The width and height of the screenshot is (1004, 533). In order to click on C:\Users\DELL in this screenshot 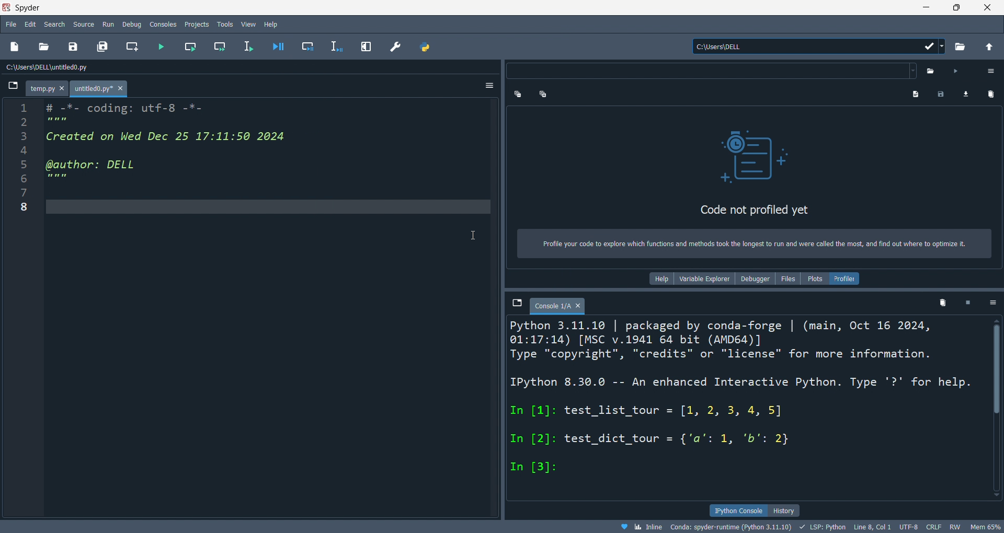, I will do `click(817, 45)`.